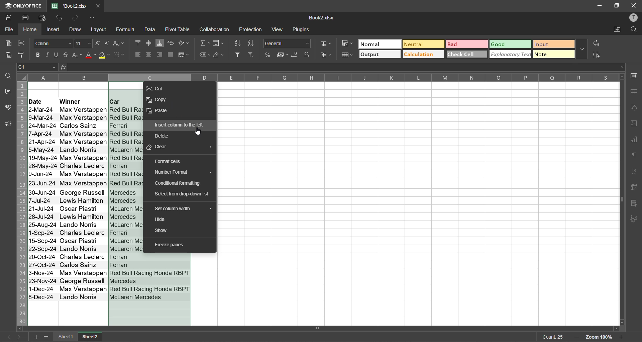 This screenshot has width=642, height=342. Describe the element at coordinates (633, 188) in the screenshot. I see `pivot table` at that location.